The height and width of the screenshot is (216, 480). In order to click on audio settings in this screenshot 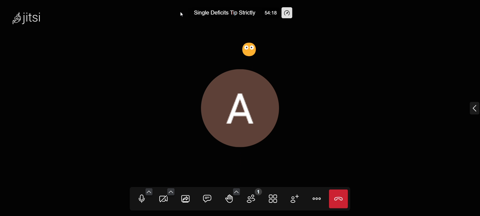, I will do `click(149, 191)`.